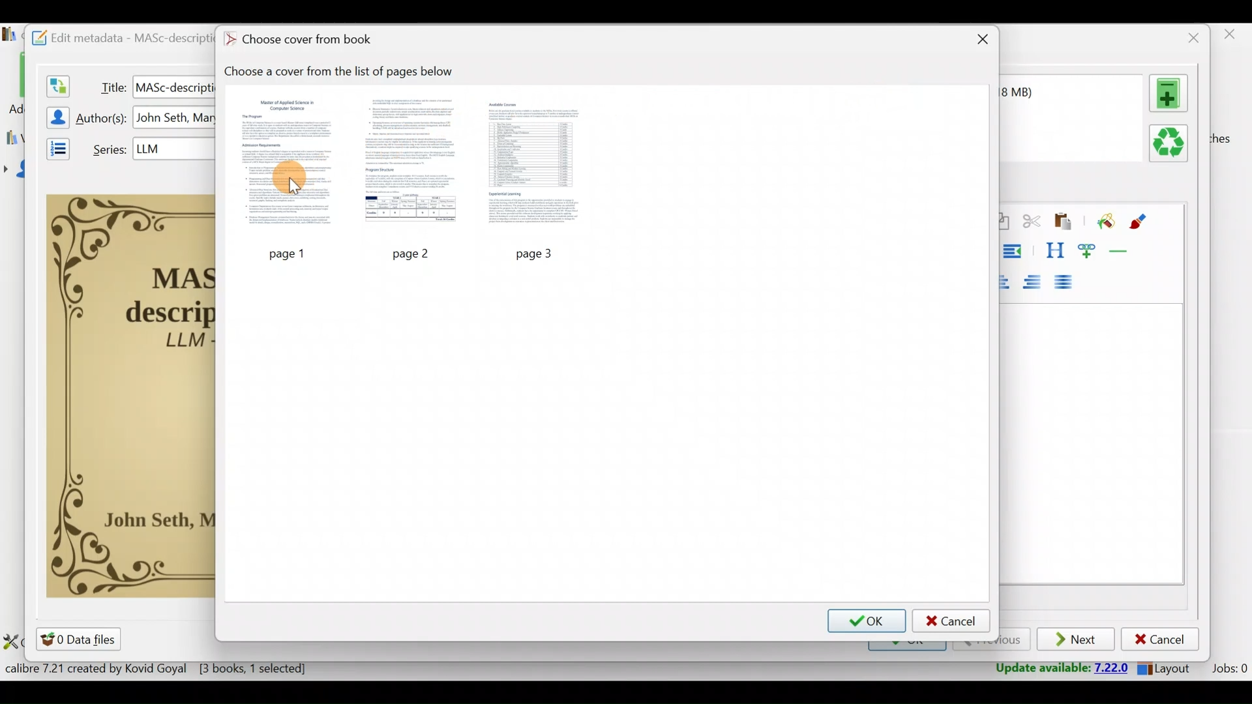  What do you see at coordinates (103, 119) in the screenshot?
I see `Authors` at bounding box center [103, 119].